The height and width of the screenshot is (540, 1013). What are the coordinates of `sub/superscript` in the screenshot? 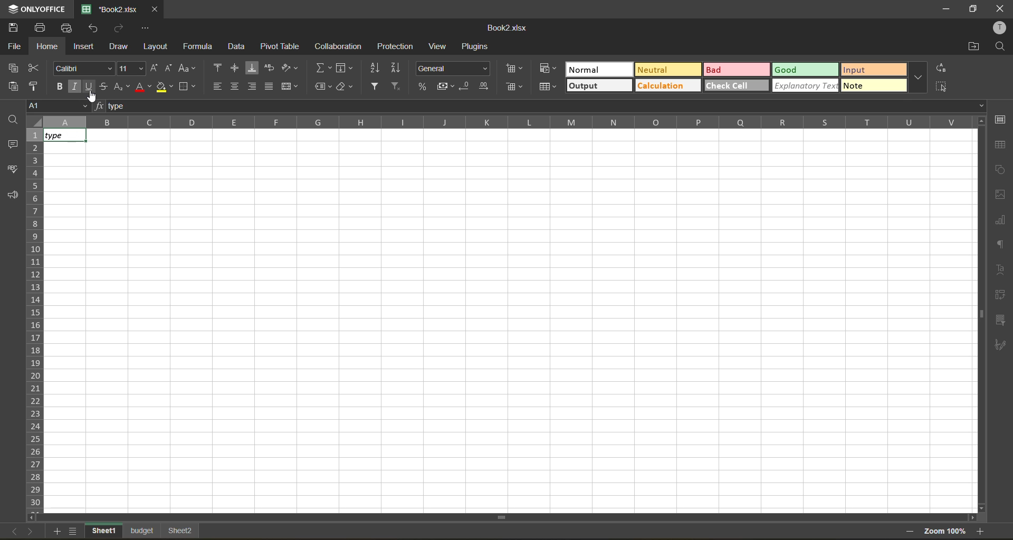 It's located at (123, 87).